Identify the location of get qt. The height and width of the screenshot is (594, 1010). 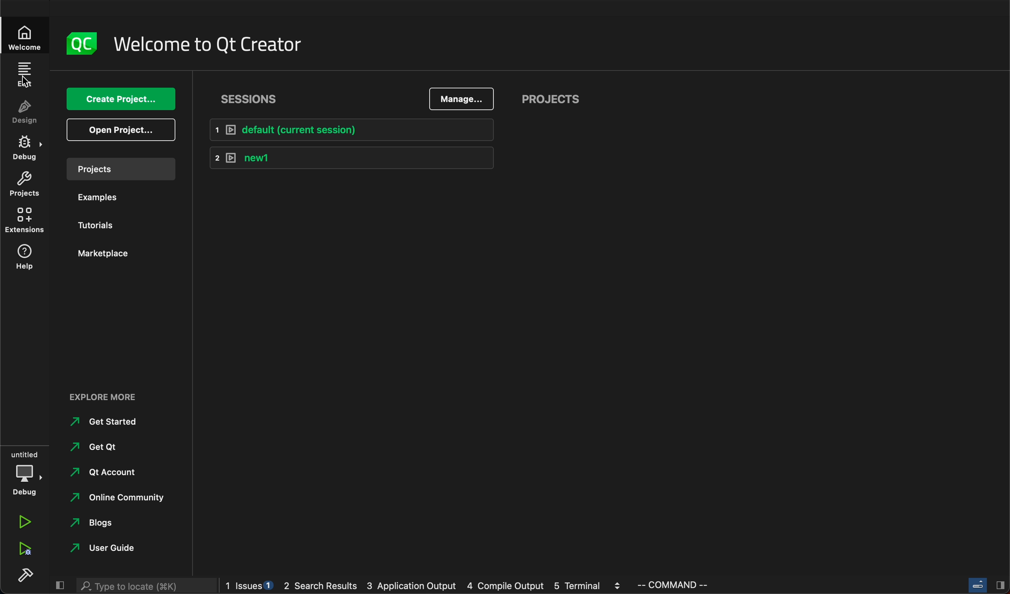
(104, 446).